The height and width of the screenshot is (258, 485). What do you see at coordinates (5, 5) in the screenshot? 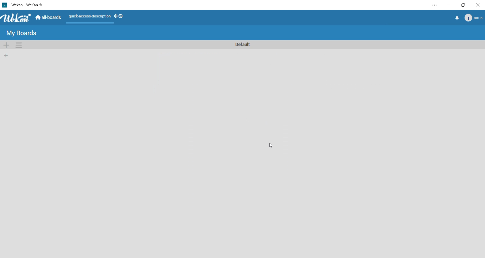
I see `wekan logo` at bounding box center [5, 5].